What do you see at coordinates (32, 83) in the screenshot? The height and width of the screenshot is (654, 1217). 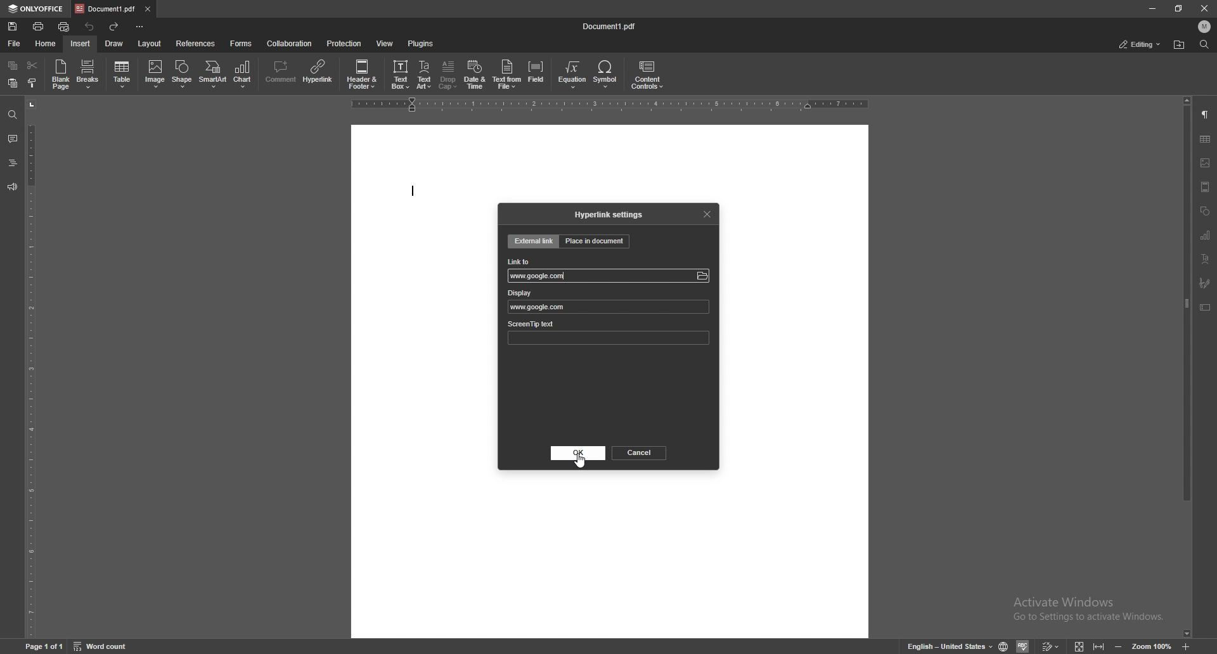 I see `copy style` at bounding box center [32, 83].